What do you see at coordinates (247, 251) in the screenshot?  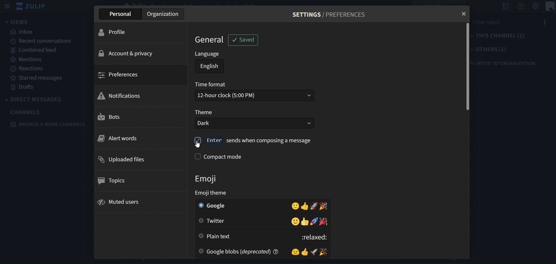 I see `Google blobs (depreciated)` at bounding box center [247, 251].